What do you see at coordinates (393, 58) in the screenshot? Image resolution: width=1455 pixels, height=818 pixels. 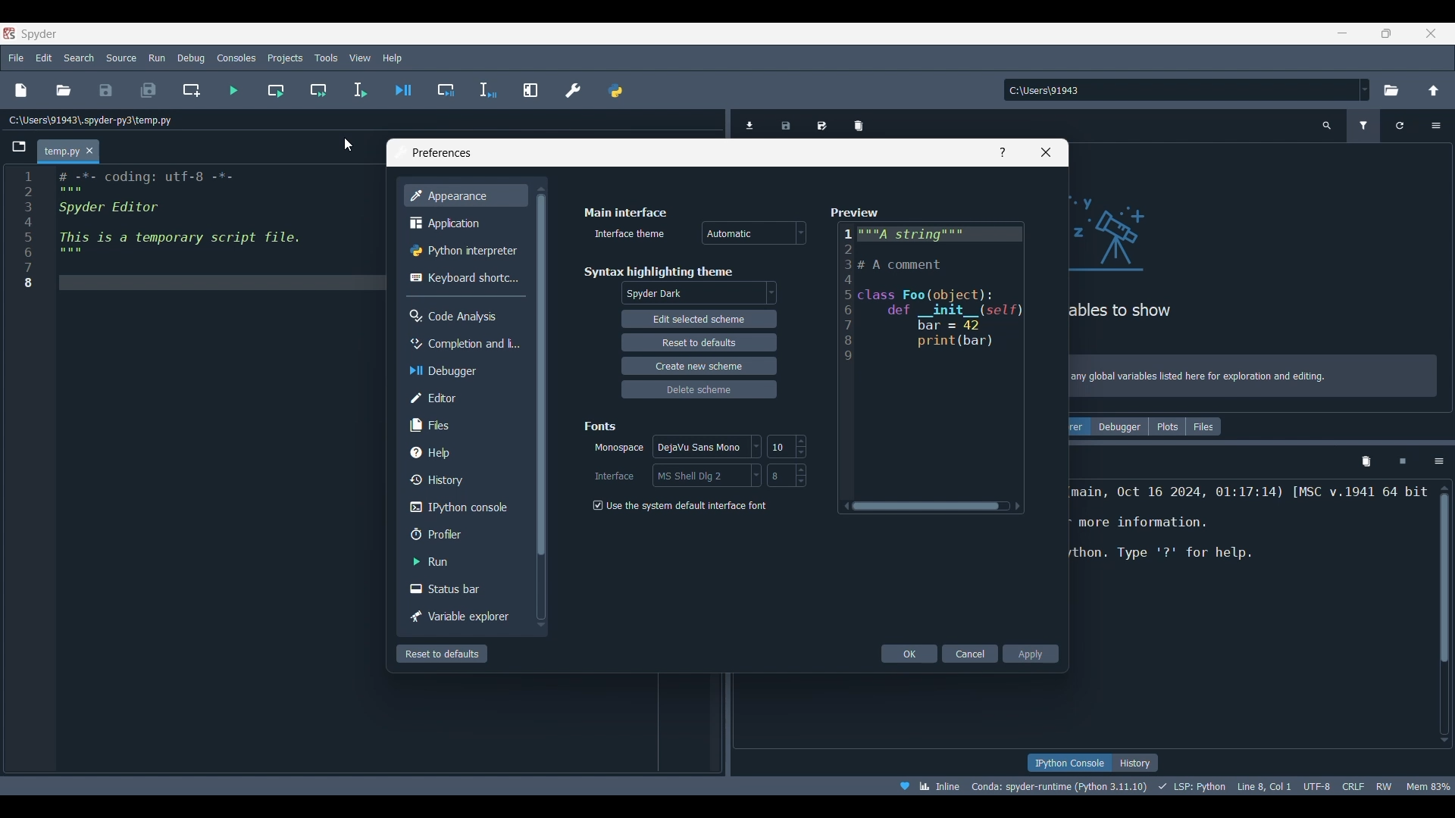 I see `Help menu` at bounding box center [393, 58].